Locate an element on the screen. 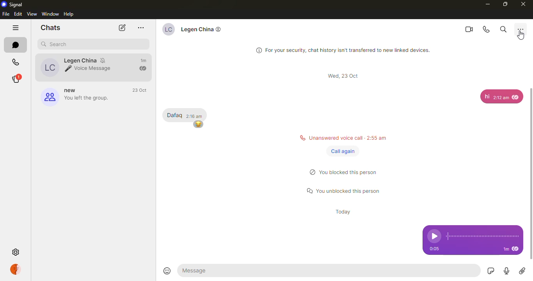 The width and height of the screenshot is (533, 281). profile is located at coordinates (18, 270).